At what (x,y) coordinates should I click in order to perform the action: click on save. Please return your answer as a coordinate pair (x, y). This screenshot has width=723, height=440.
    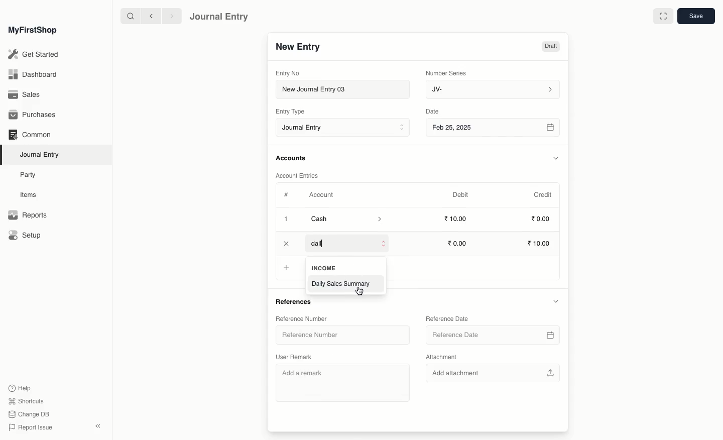
    Looking at the image, I should click on (695, 17).